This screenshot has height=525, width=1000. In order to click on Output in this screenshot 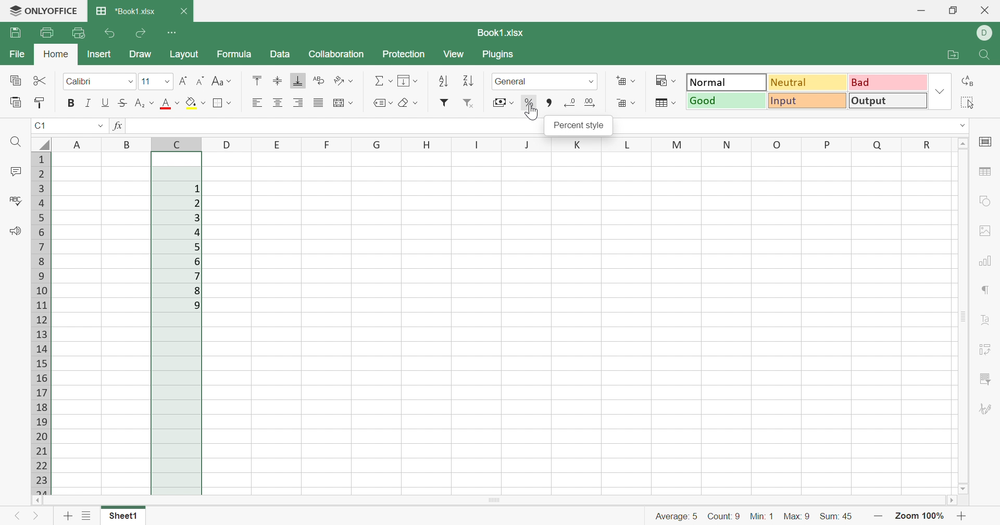, I will do `click(889, 101)`.